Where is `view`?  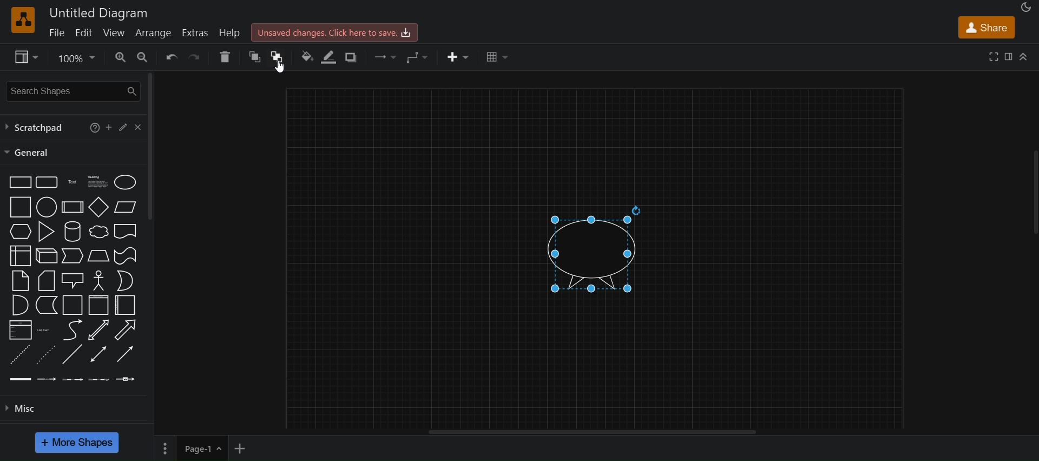
view is located at coordinates (24, 56).